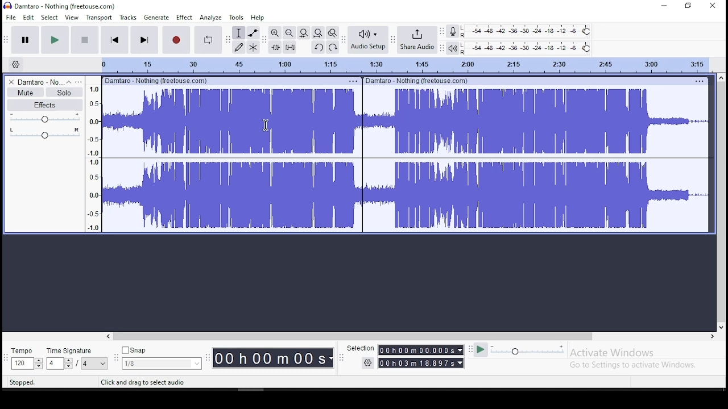 The width and height of the screenshot is (728, 409). Describe the element at coordinates (421, 363) in the screenshot. I see `time menu` at that location.